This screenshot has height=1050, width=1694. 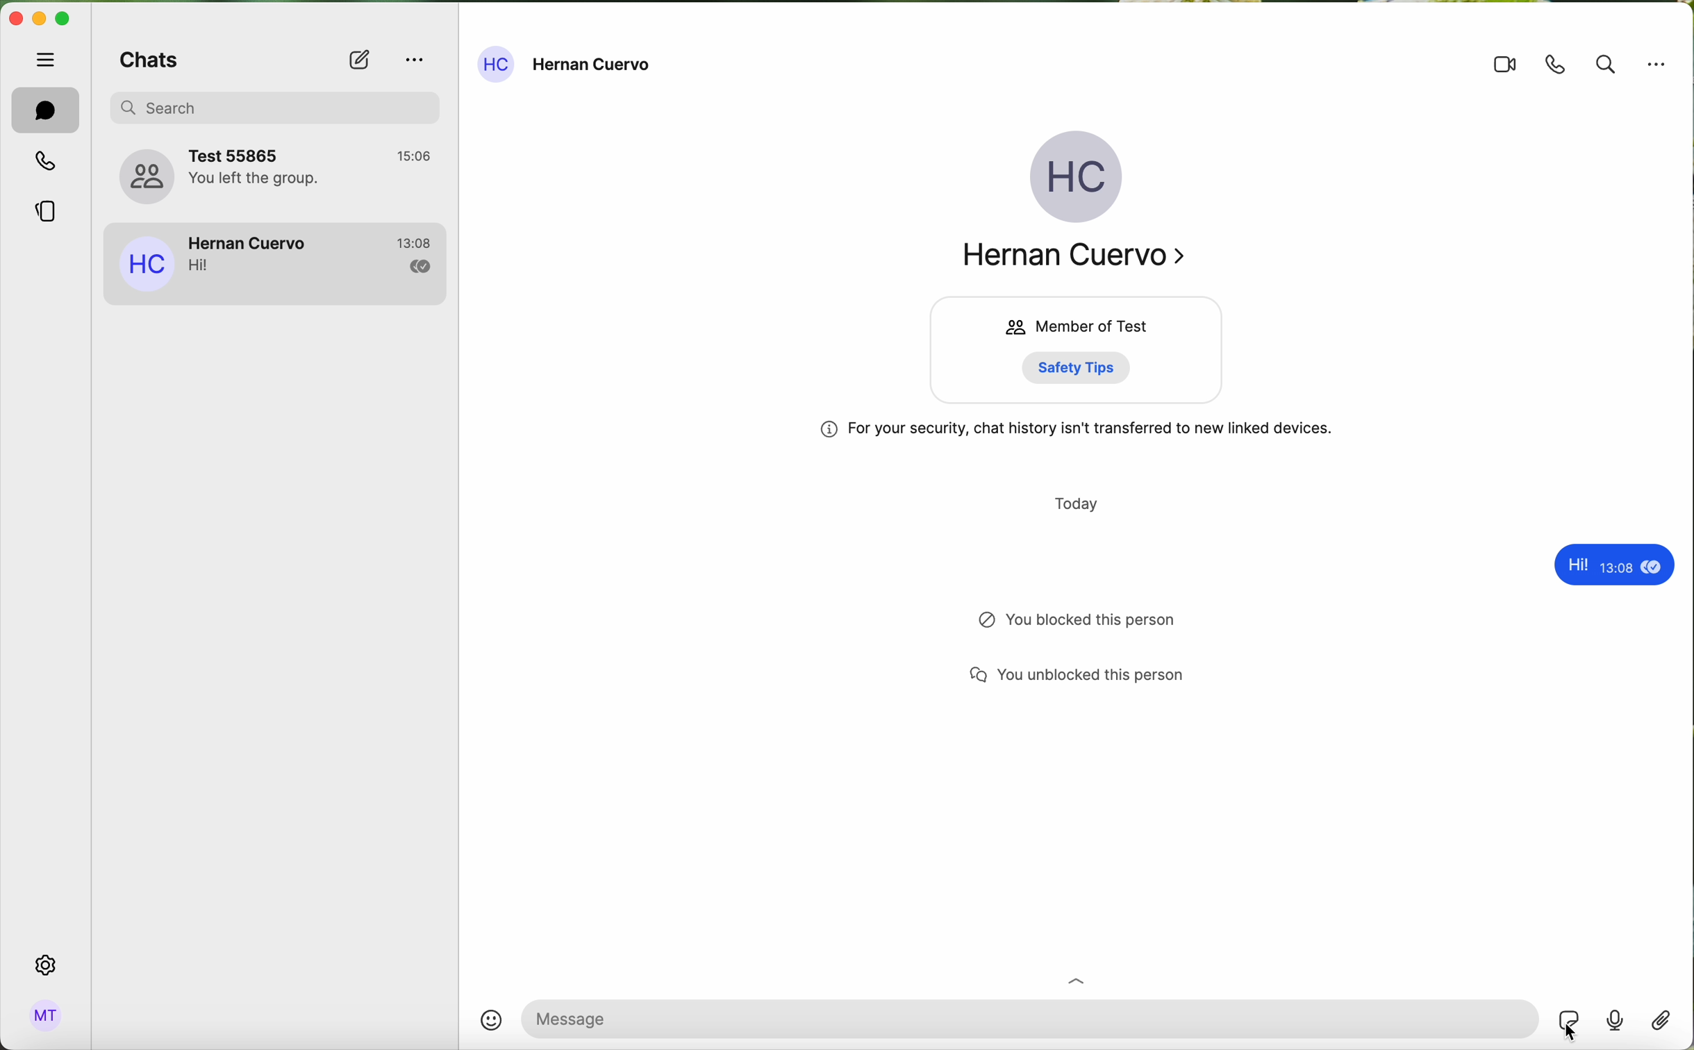 What do you see at coordinates (1609, 566) in the screenshot?
I see `message` at bounding box center [1609, 566].